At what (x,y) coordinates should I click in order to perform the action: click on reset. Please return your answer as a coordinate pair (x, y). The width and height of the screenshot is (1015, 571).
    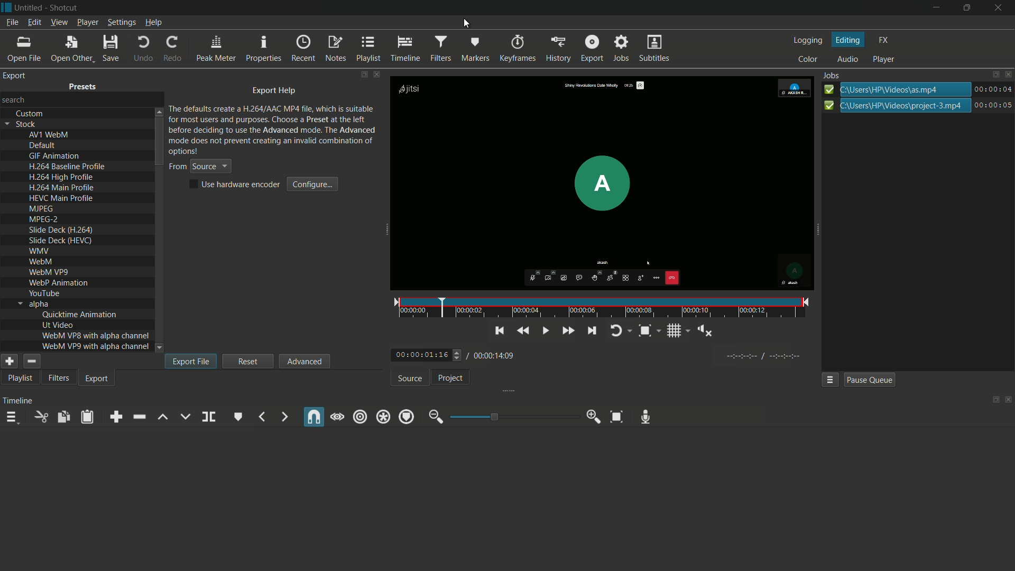
    Looking at the image, I should click on (248, 361).